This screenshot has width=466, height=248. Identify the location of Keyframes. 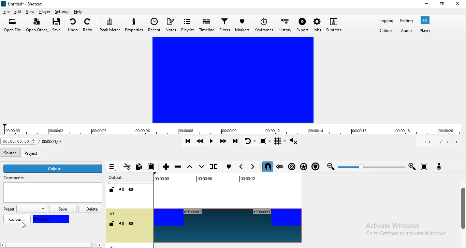
(264, 26).